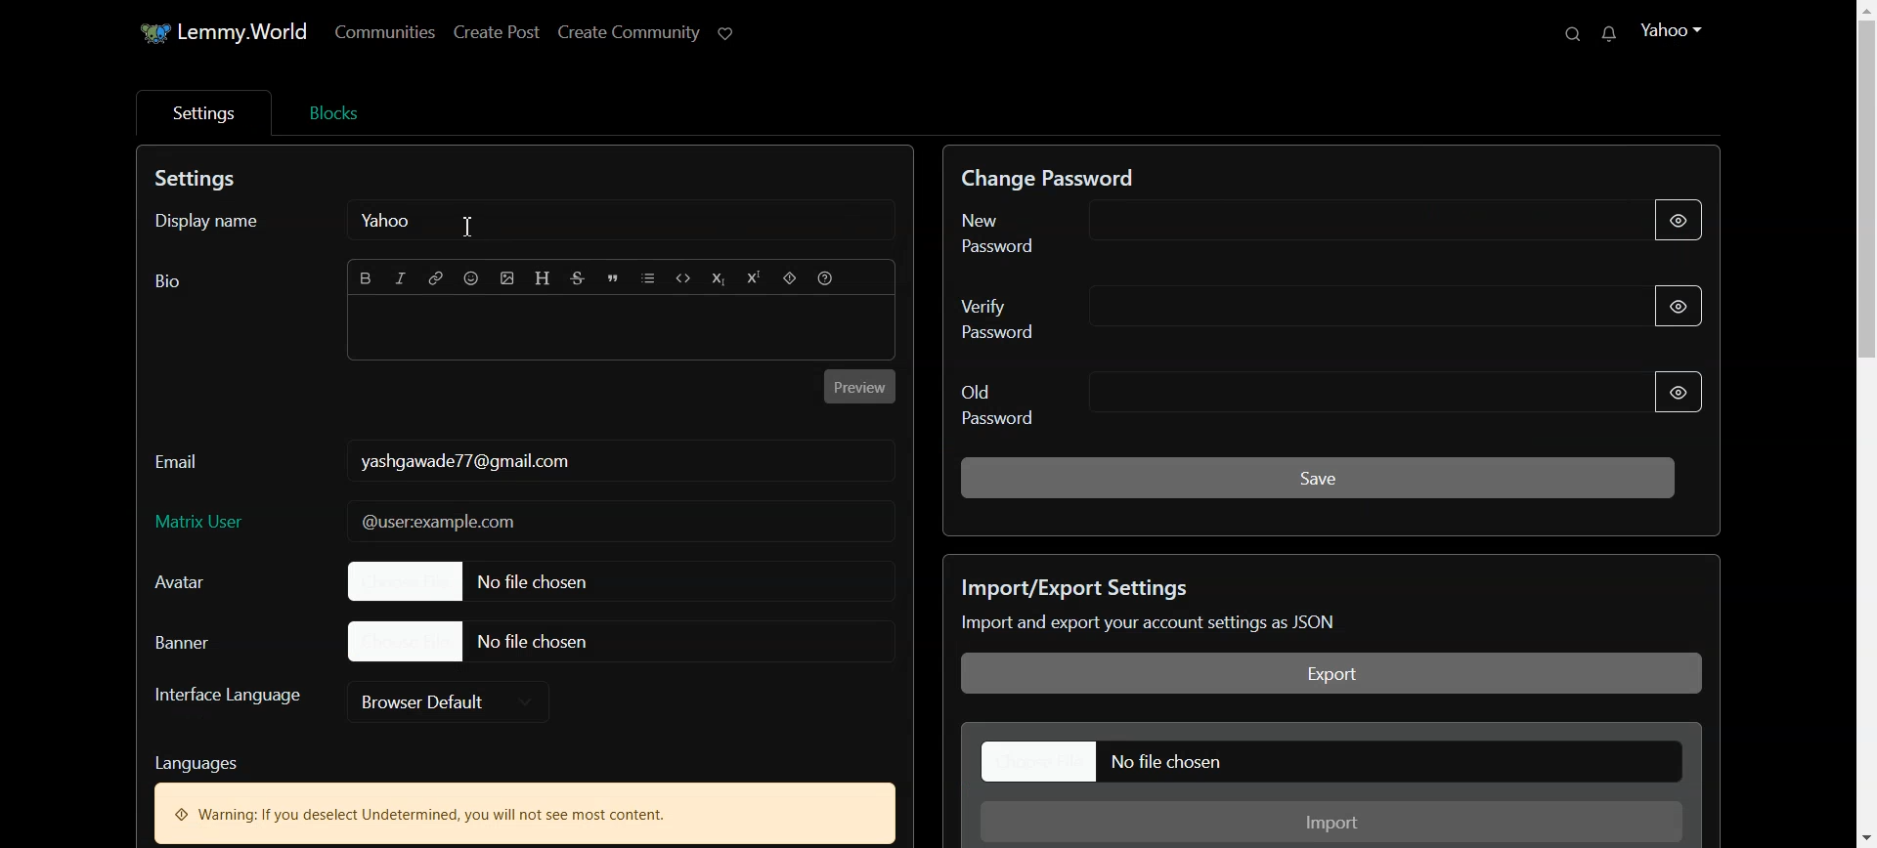 The image size is (1877, 848). I want to click on Emoji, so click(472, 278).